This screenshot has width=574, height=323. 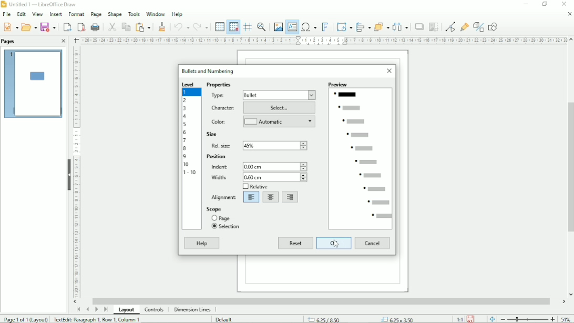 I want to click on Horizontal scale, so click(x=76, y=173).